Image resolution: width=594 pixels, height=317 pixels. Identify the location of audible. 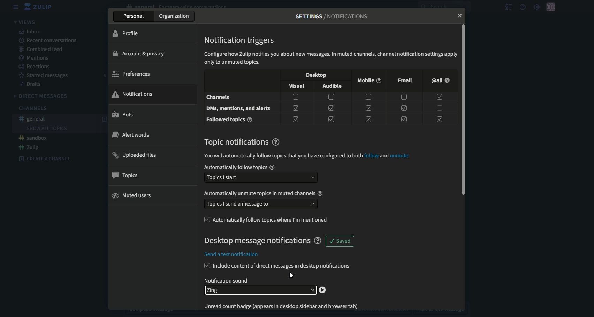
(333, 87).